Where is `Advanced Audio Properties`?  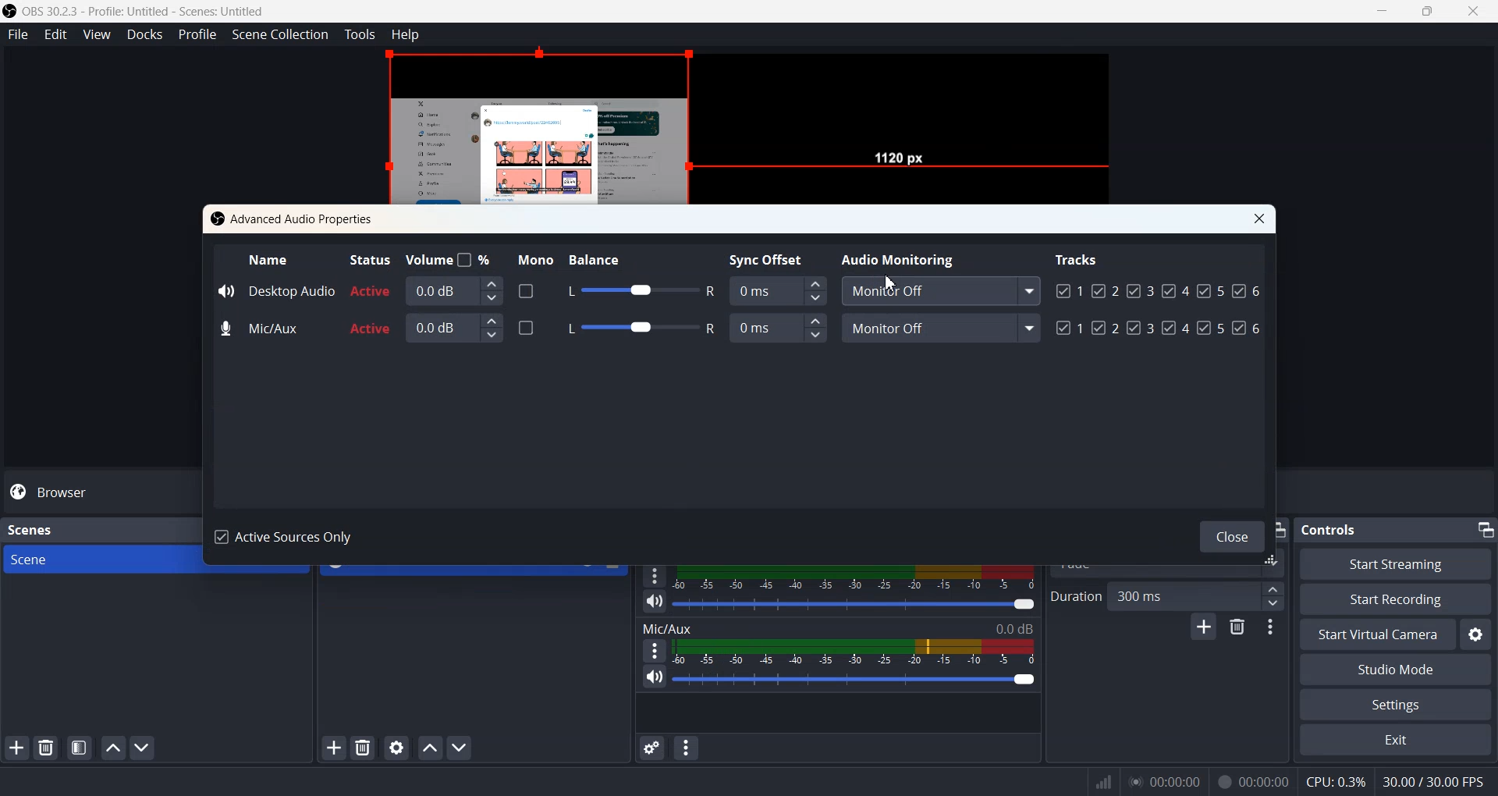
Advanced Audio Properties is located at coordinates (296, 219).